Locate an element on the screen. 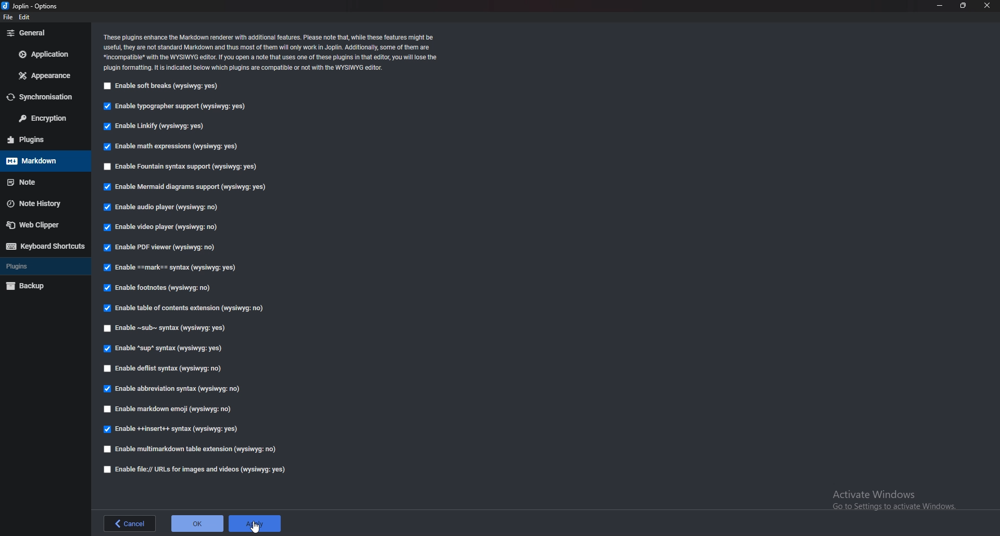  info is located at coordinates (272, 52).